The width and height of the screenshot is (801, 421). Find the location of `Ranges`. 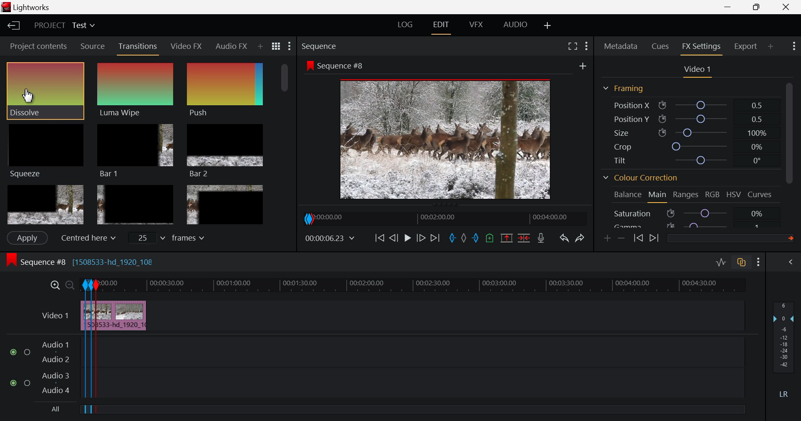

Ranges is located at coordinates (688, 196).